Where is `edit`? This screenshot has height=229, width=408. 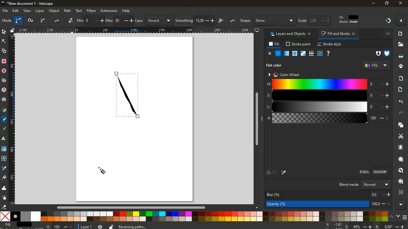
edit is located at coordinates (16, 11).